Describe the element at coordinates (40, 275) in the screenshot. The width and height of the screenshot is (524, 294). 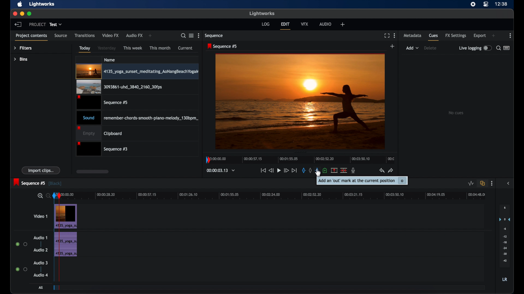
I see `audio 4` at that location.